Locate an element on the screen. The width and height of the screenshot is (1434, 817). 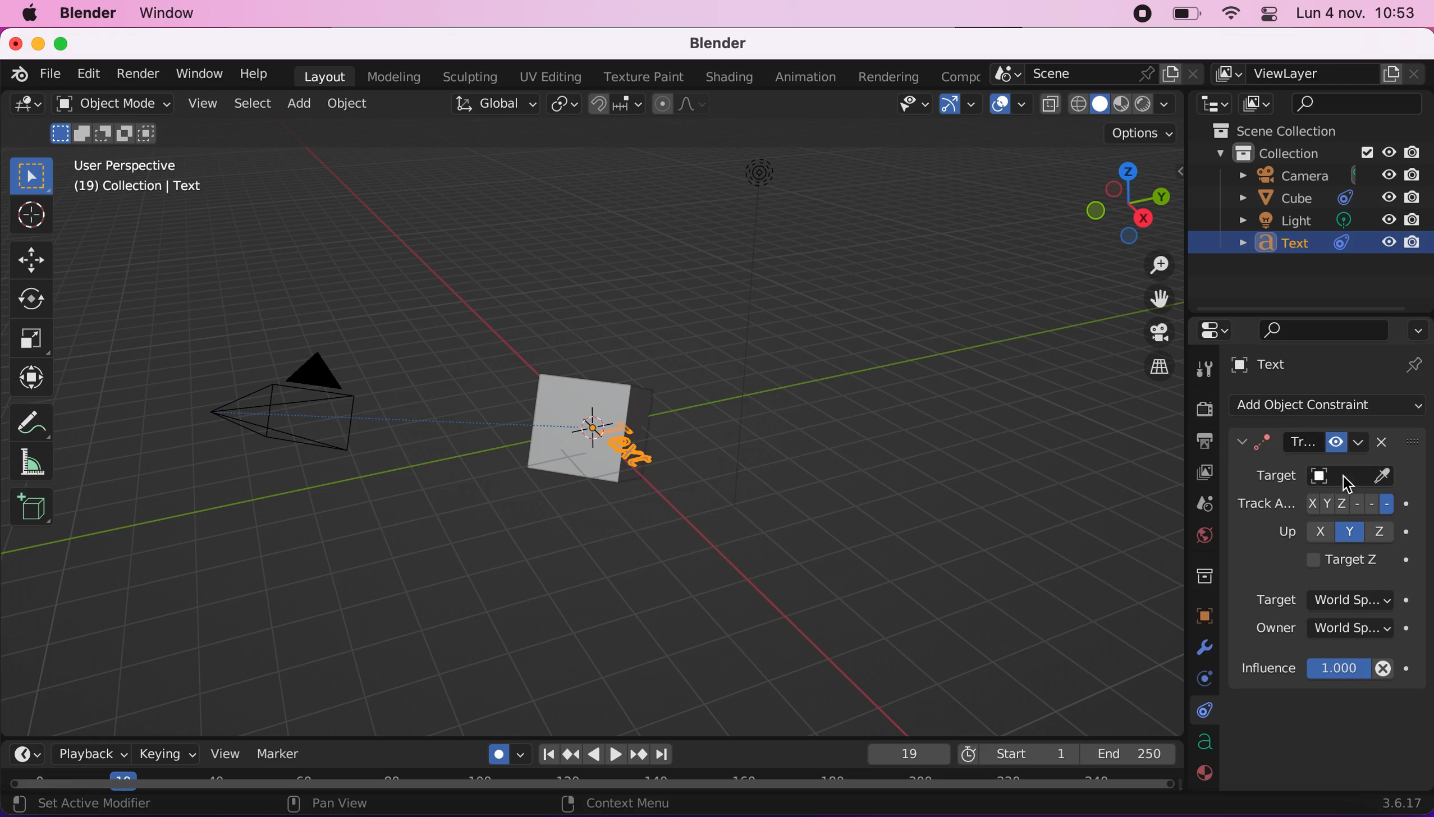
gizmos is located at coordinates (956, 105).